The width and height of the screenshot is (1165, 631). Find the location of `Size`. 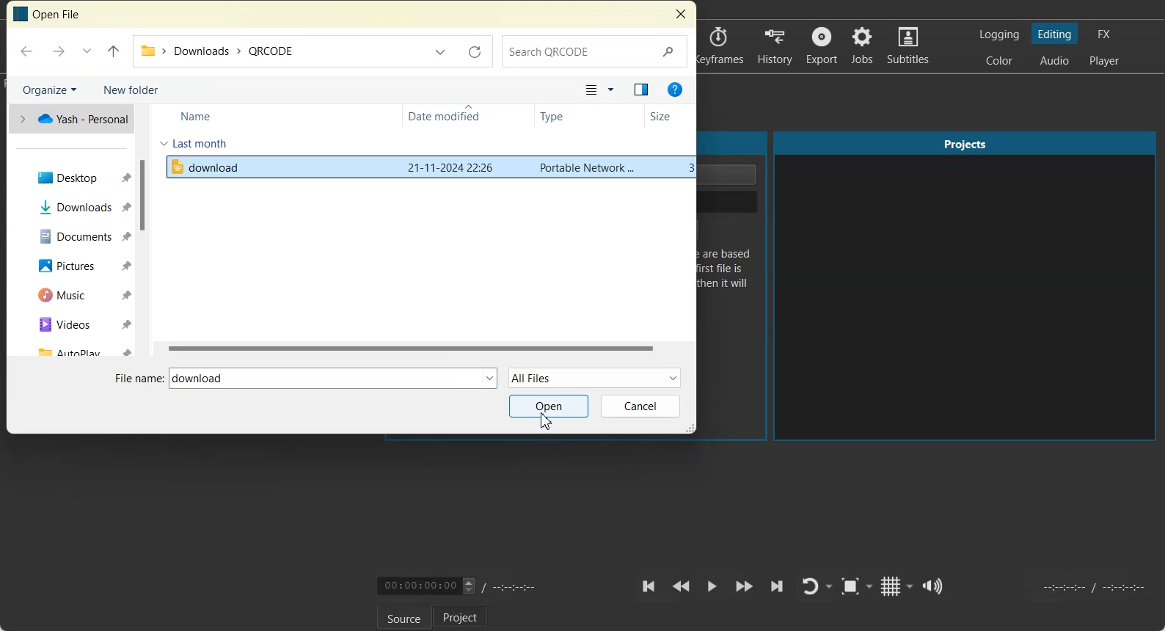

Size is located at coordinates (667, 117).